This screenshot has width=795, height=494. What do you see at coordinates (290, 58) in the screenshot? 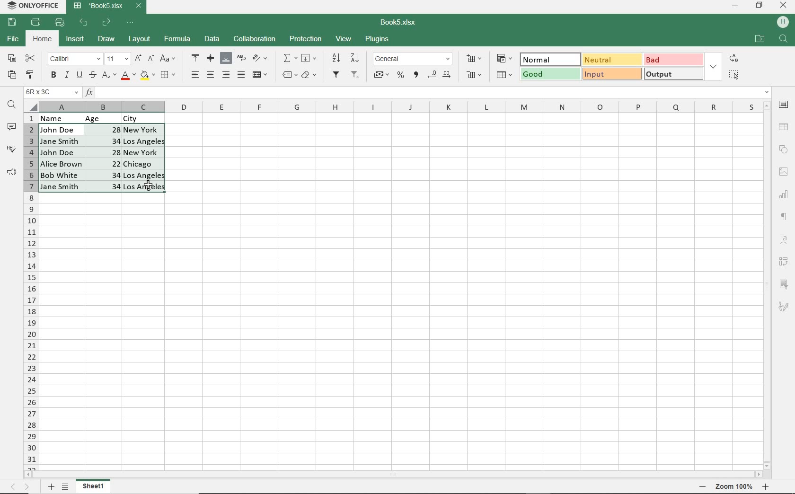
I see `INSERT FUNCTION` at bounding box center [290, 58].